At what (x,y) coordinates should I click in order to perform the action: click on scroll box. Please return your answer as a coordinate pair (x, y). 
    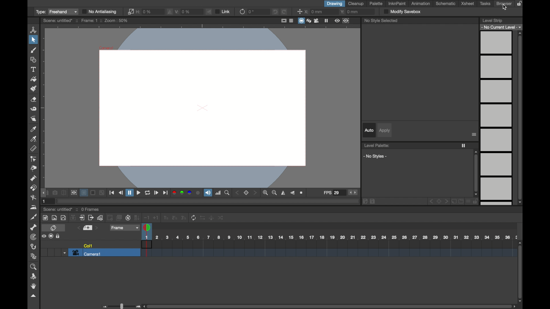
    Looking at the image, I should click on (520, 118).